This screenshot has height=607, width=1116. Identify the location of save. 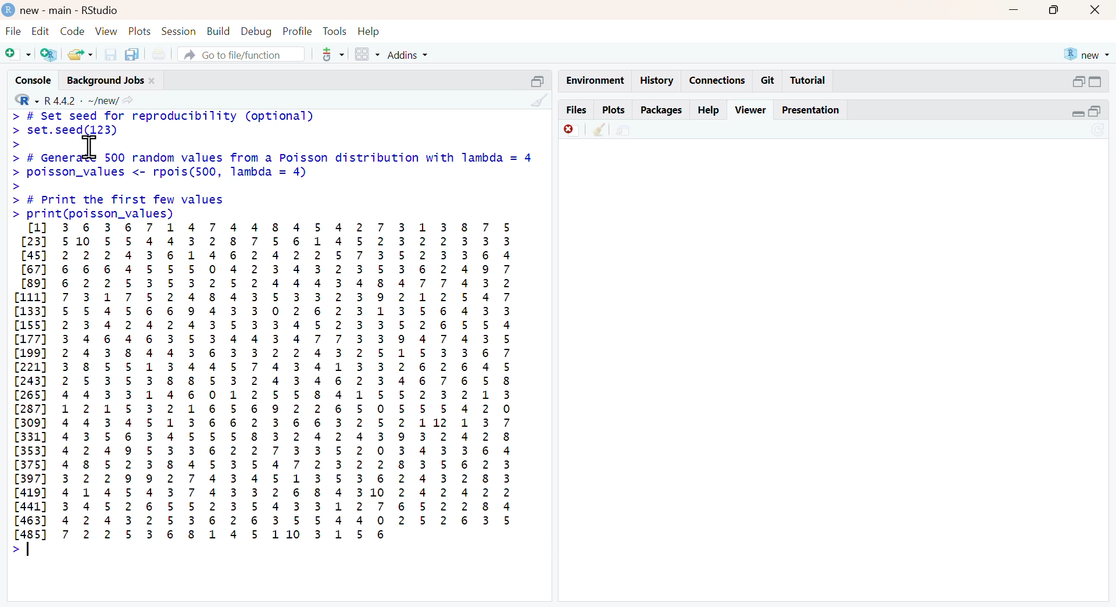
(111, 55).